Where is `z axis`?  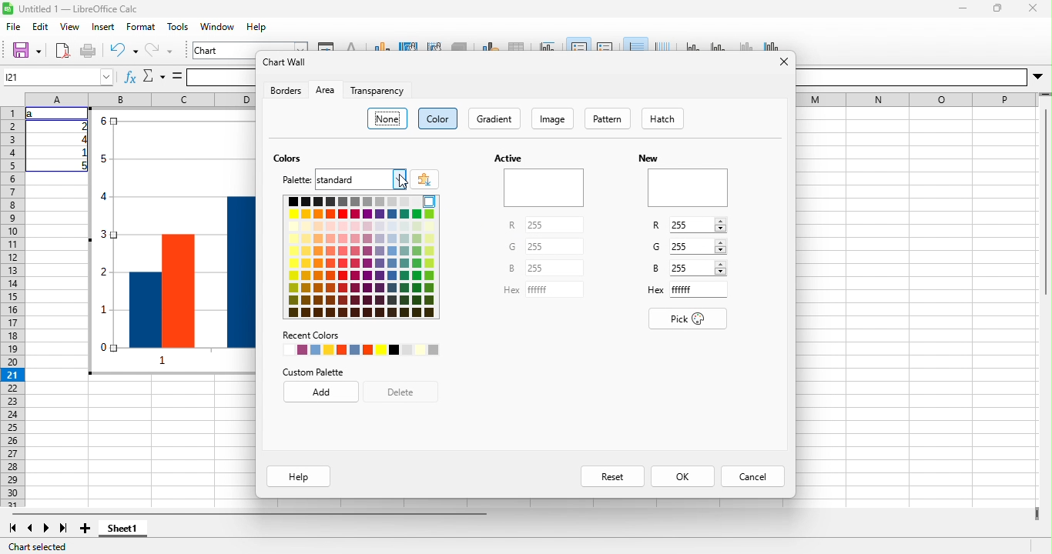
z axis is located at coordinates (745, 45).